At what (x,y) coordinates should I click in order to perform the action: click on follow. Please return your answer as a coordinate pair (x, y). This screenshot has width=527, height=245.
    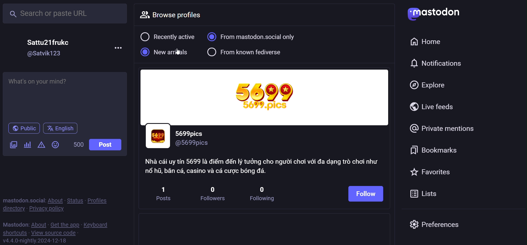
    Looking at the image, I should click on (366, 193).